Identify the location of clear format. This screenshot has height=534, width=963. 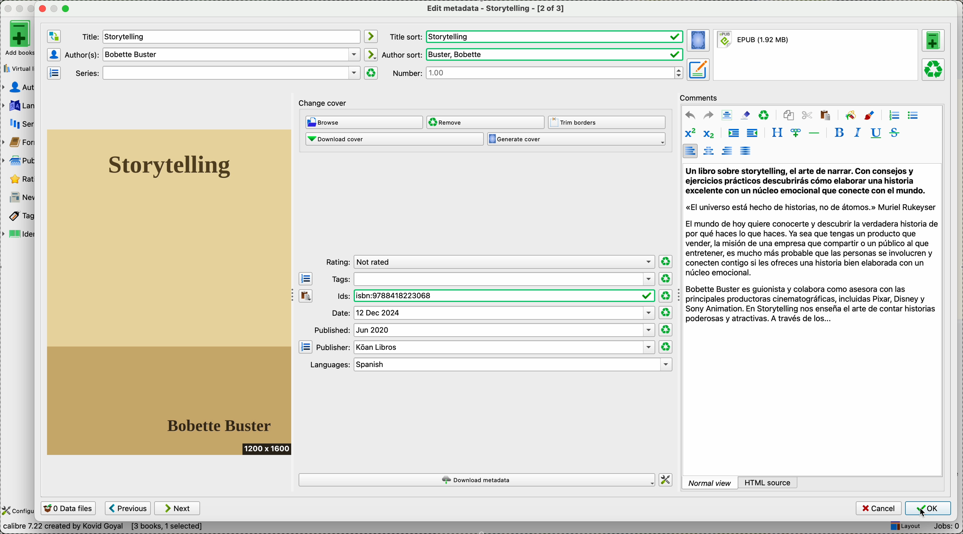
(371, 73).